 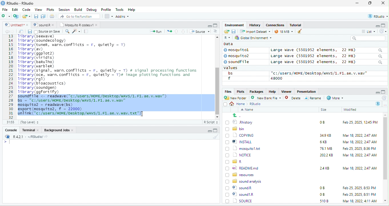 What do you see at coordinates (377, 17) in the screenshot?
I see `rstudio` at bounding box center [377, 17].